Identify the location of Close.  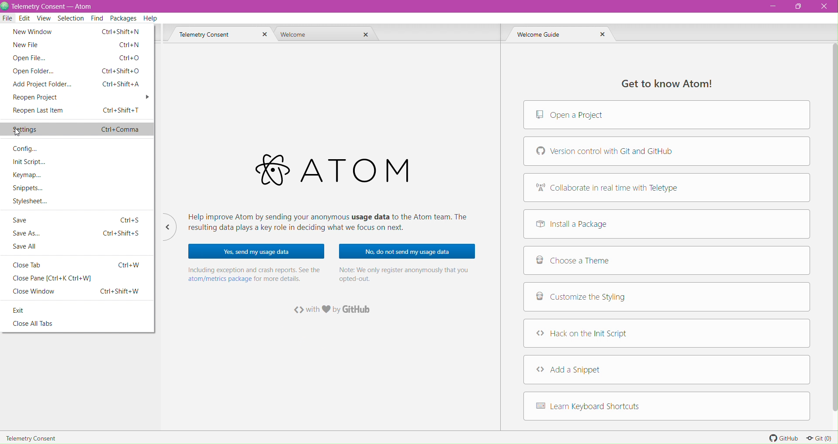
(602, 36).